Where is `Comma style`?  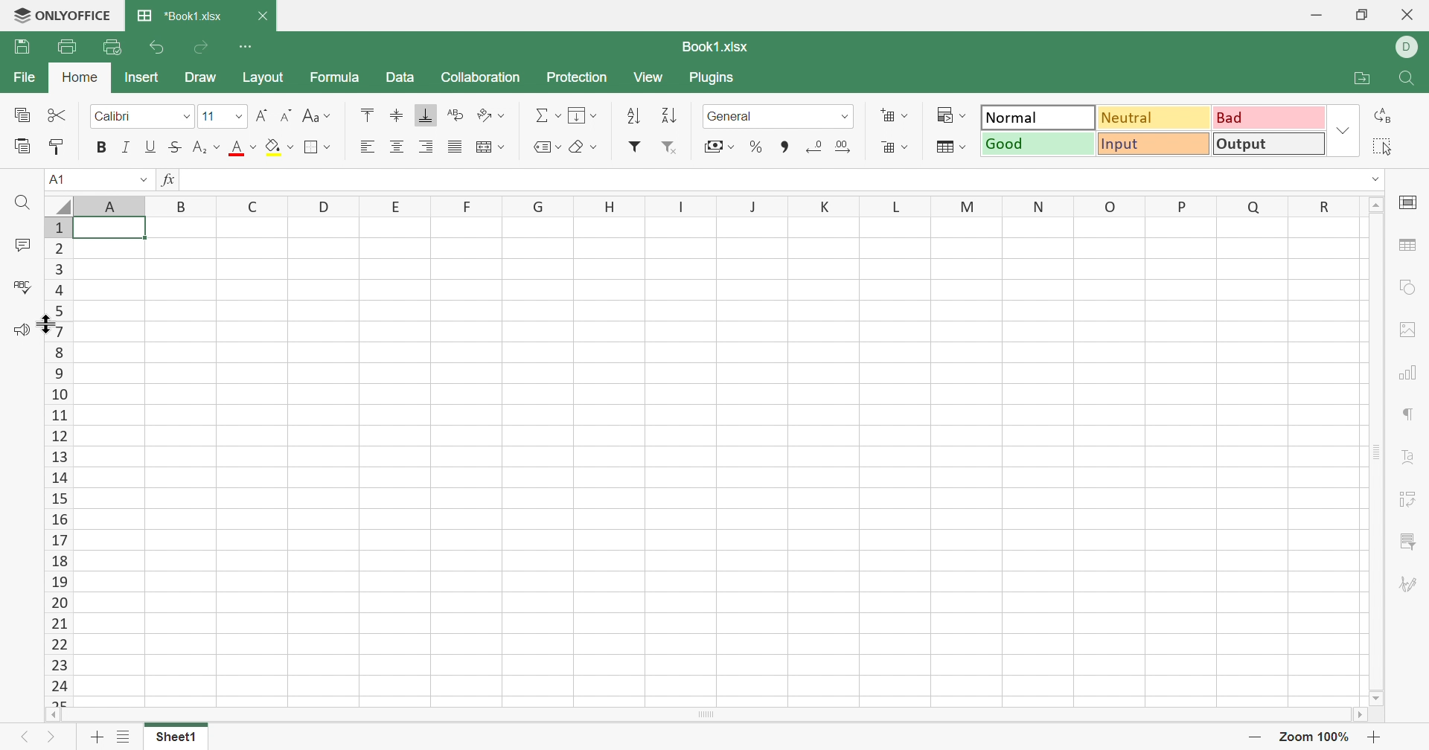 Comma style is located at coordinates (787, 147).